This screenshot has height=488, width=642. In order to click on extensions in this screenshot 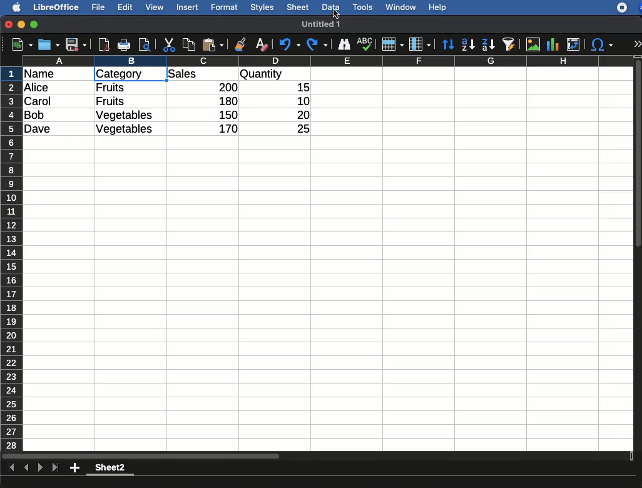, I will do `click(629, 8)`.